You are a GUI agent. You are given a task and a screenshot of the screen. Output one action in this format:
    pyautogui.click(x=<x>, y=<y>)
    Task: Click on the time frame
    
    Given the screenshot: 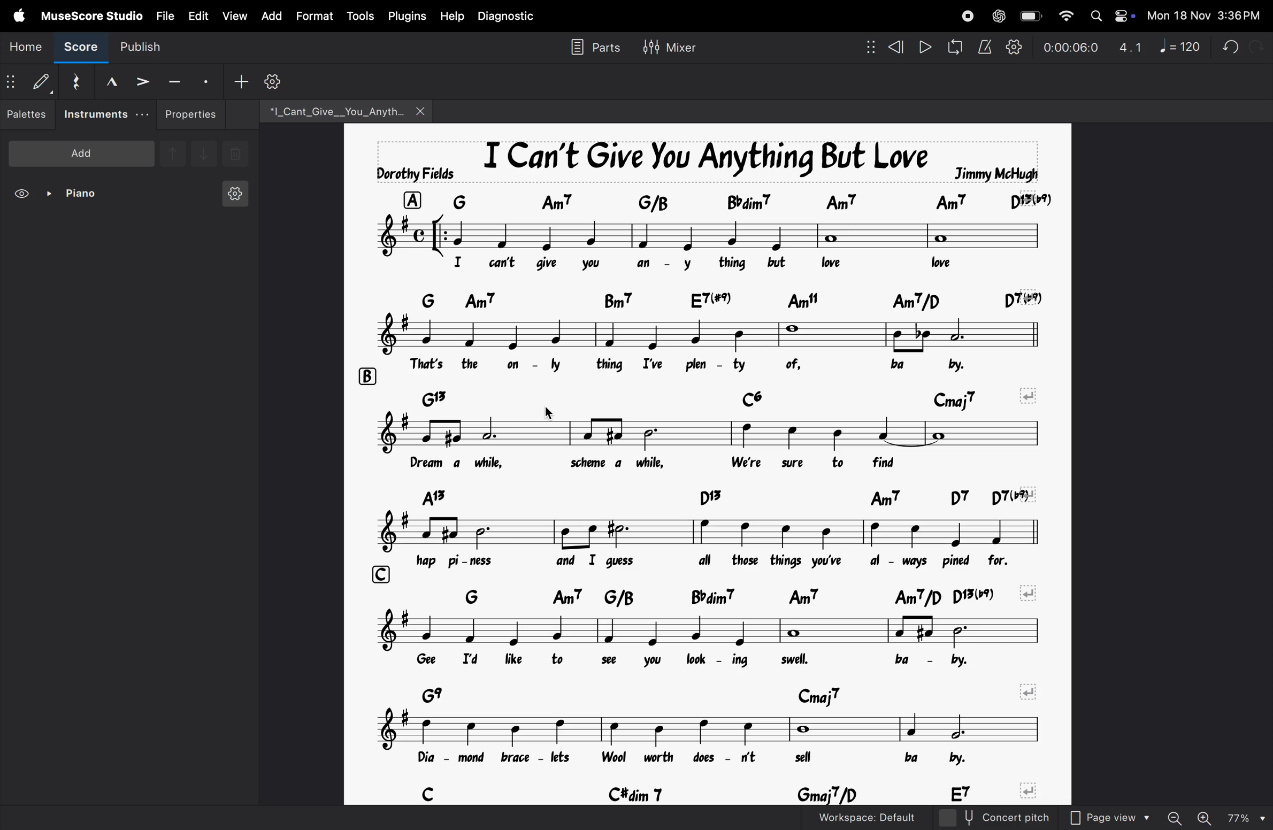 What is the action you would take?
    pyautogui.click(x=1067, y=48)
    